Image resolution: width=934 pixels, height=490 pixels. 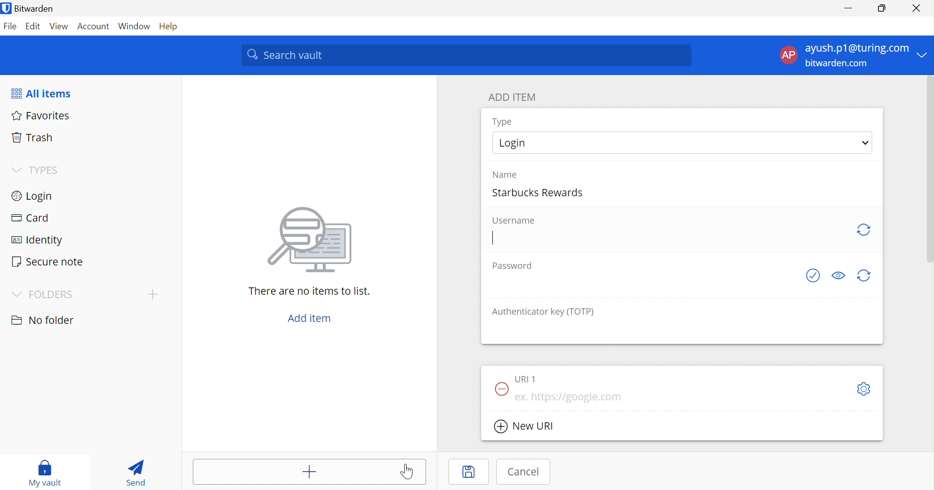 I want to click on Remove, so click(x=500, y=390).